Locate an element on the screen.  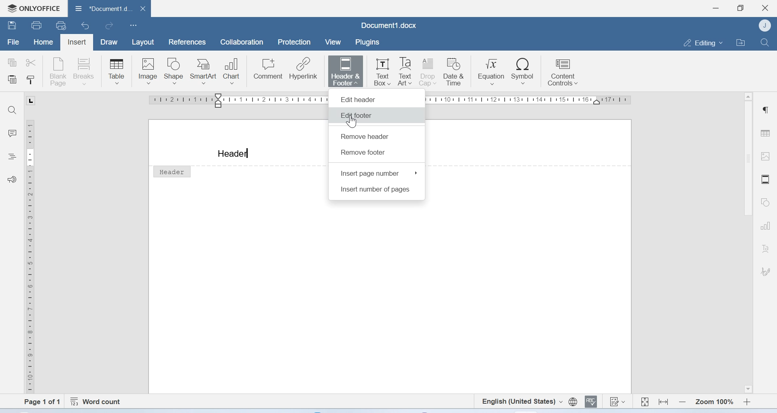
Save is located at coordinates (12, 26).